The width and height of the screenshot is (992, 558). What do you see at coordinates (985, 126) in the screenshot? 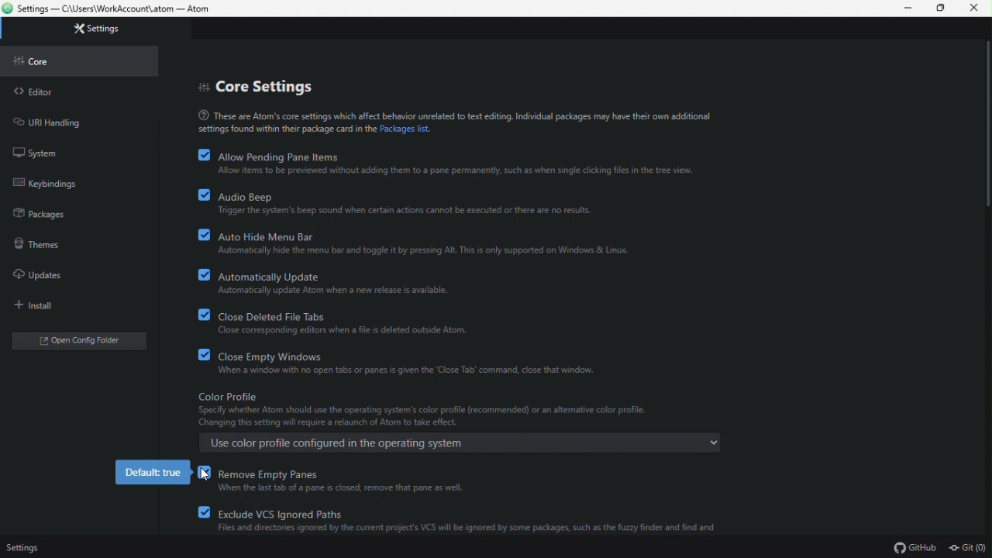
I see `scroll bar` at bounding box center [985, 126].